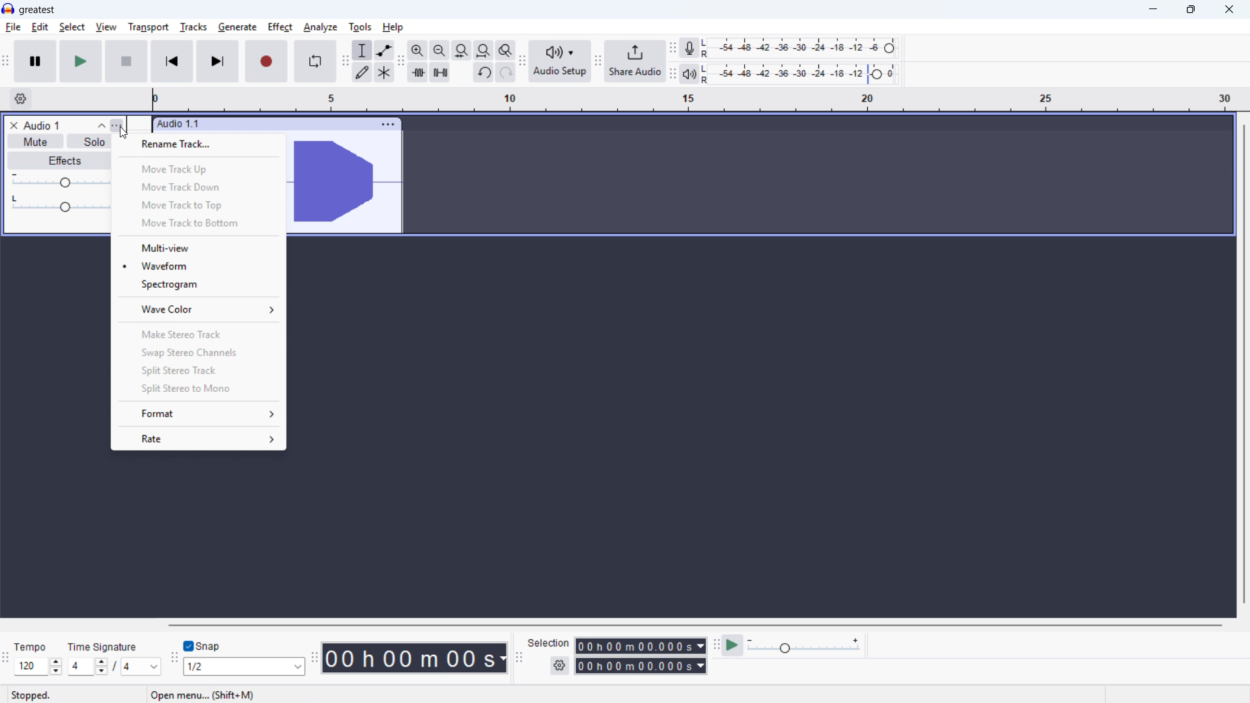 This screenshot has height=703, width=1250. I want to click on Cursor , so click(124, 132).